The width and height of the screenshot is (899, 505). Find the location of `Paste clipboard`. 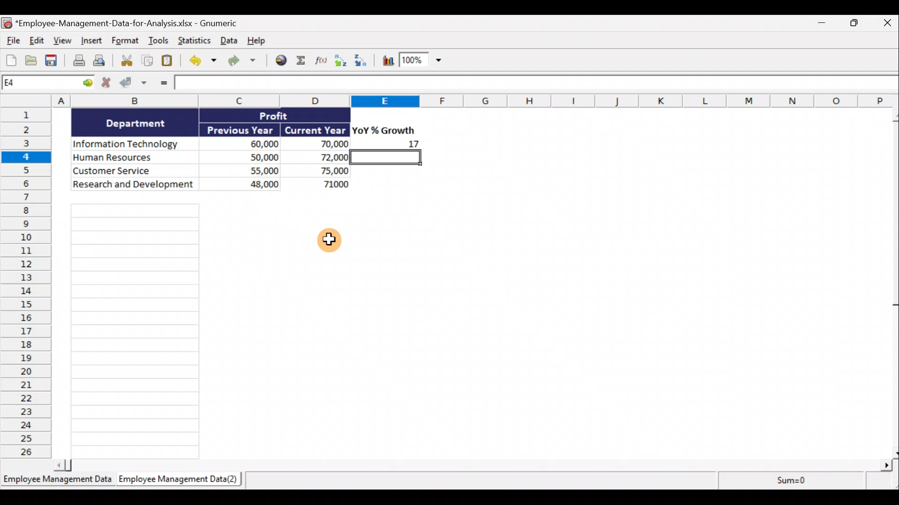

Paste clipboard is located at coordinates (169, 61).